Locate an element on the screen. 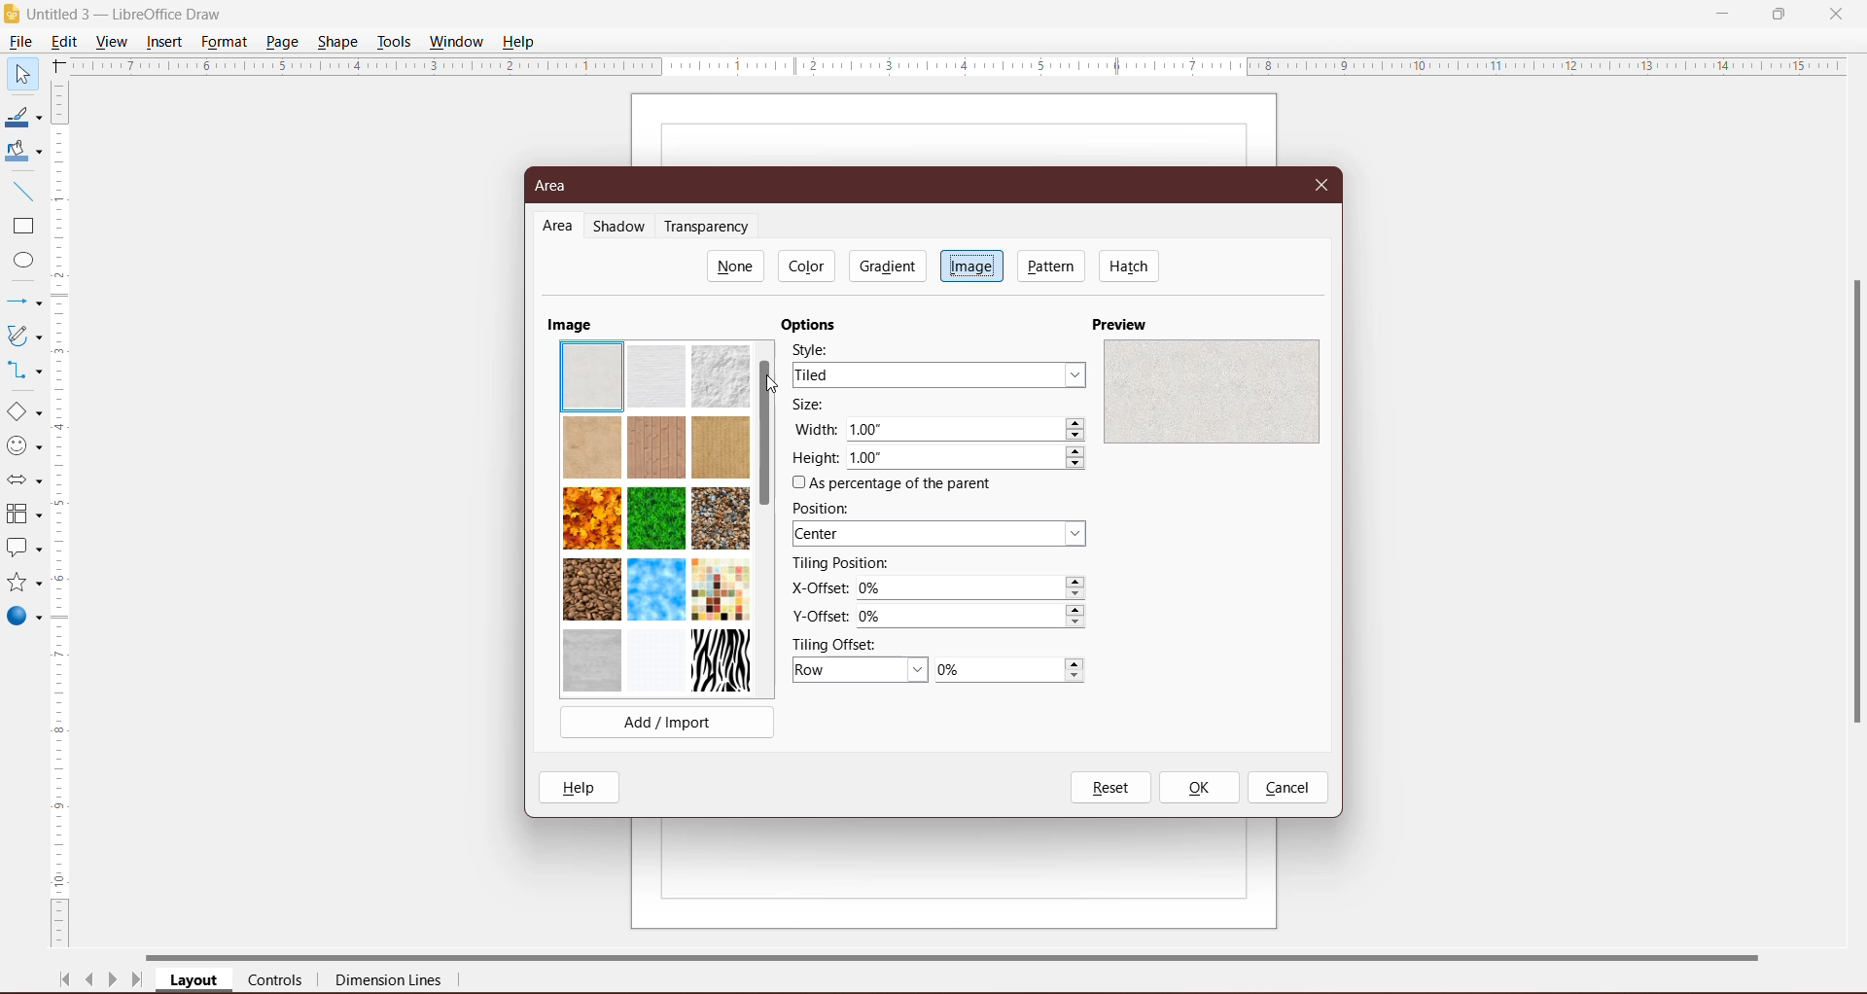 The image size is (1867, 994). Set required height is located at coordinates (968, 459).